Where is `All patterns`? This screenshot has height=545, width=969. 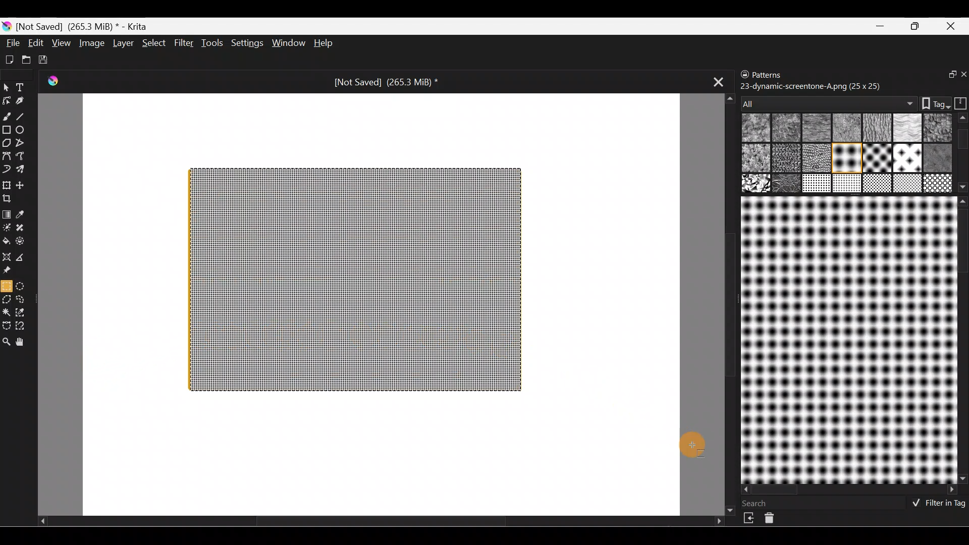 All patterns is located at coordinates (826, 100).